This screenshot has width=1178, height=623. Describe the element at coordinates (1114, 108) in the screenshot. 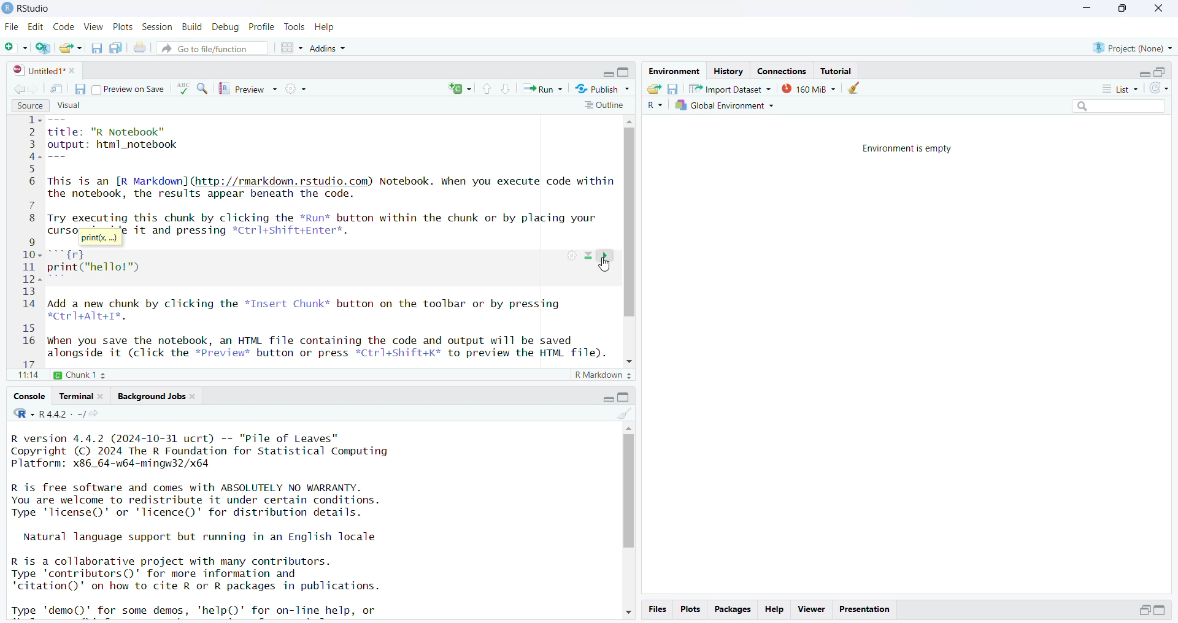

I see `search` at that location.